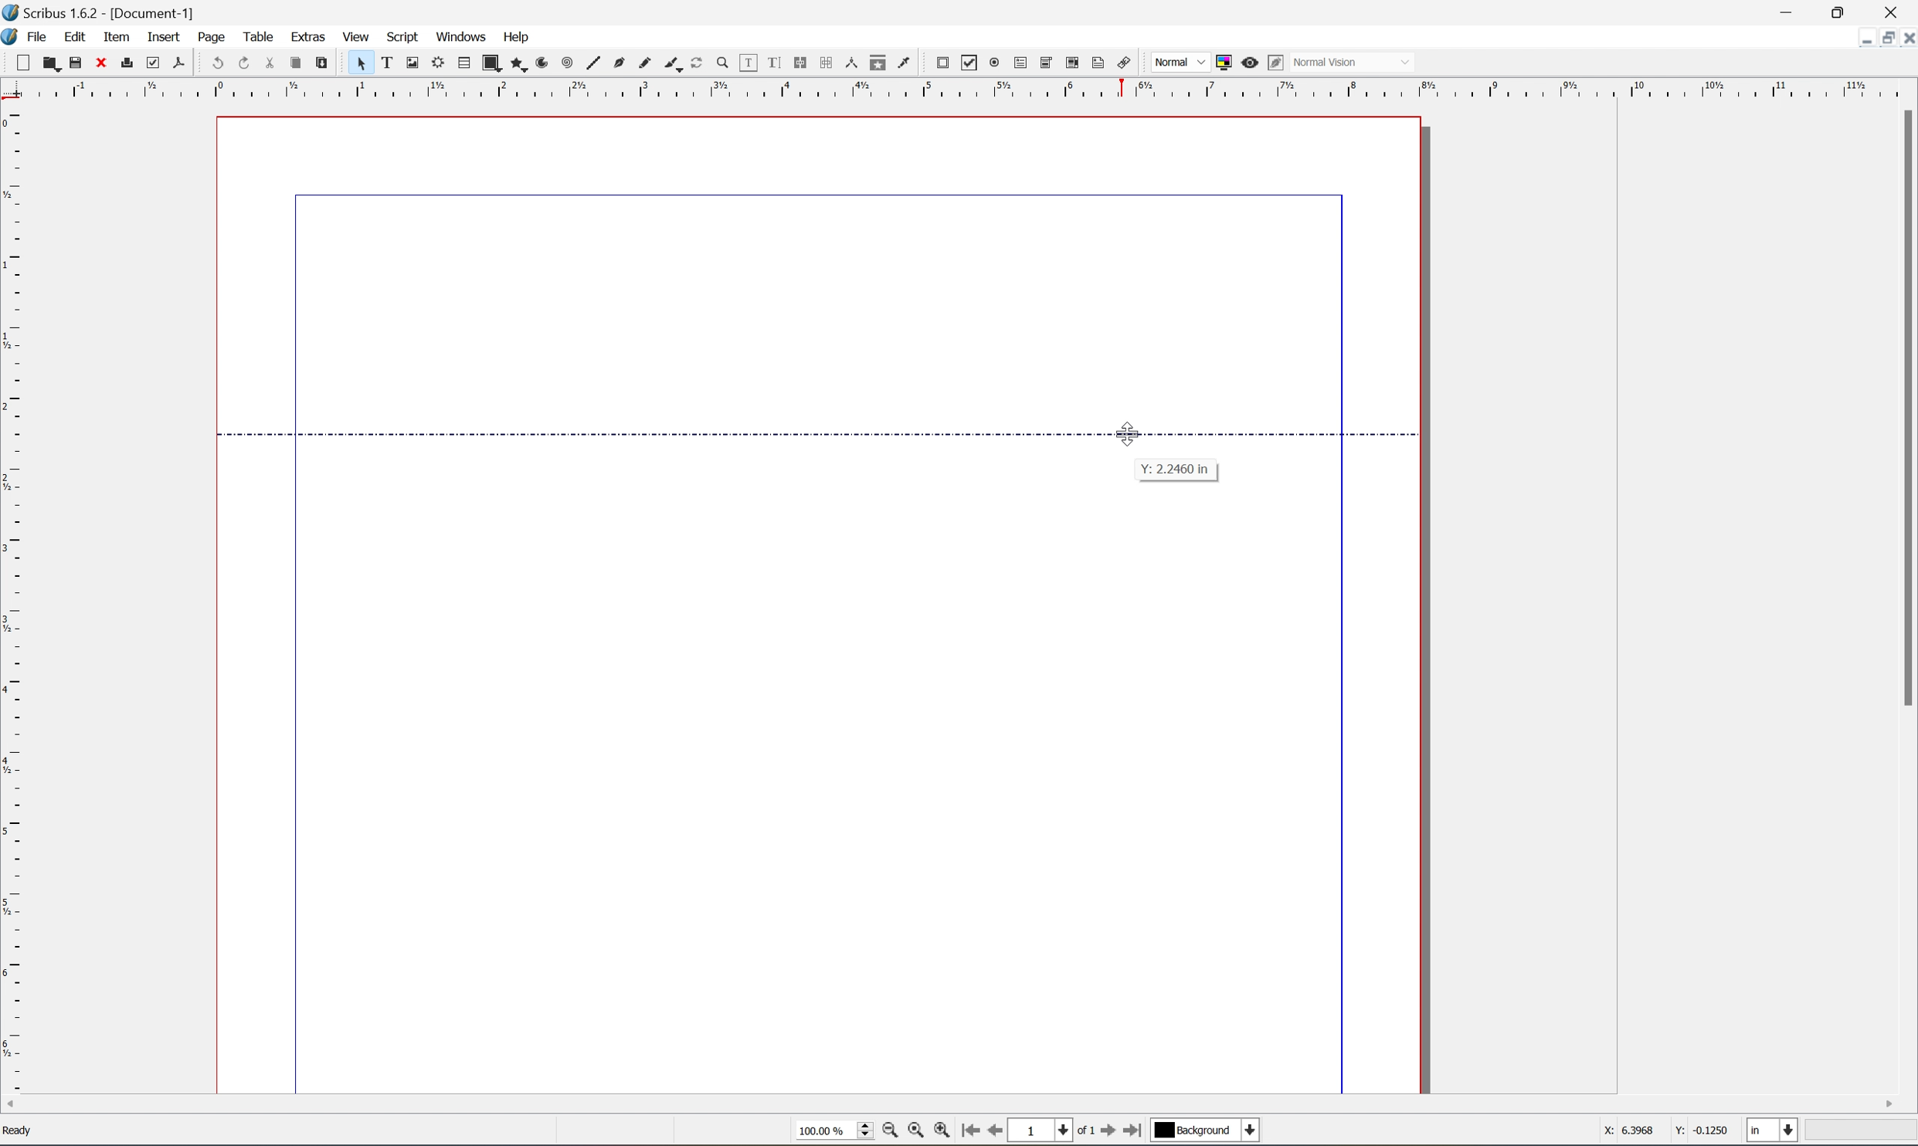 The width and height of the screenshot is (1918, 1146). Describe the element at coordinates (750, 65) in the screenshot. I see `edit contents of frames` at that location.